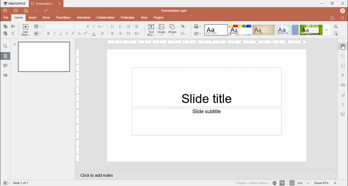  Describe the element at coordinates (252, 183) in the screenshot. I see `language` at that location.